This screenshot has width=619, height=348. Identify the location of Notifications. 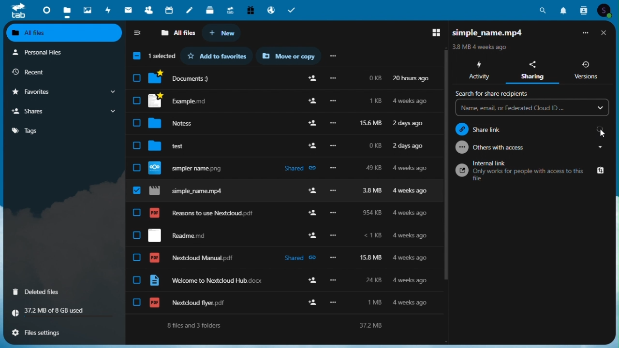
(564, 9).